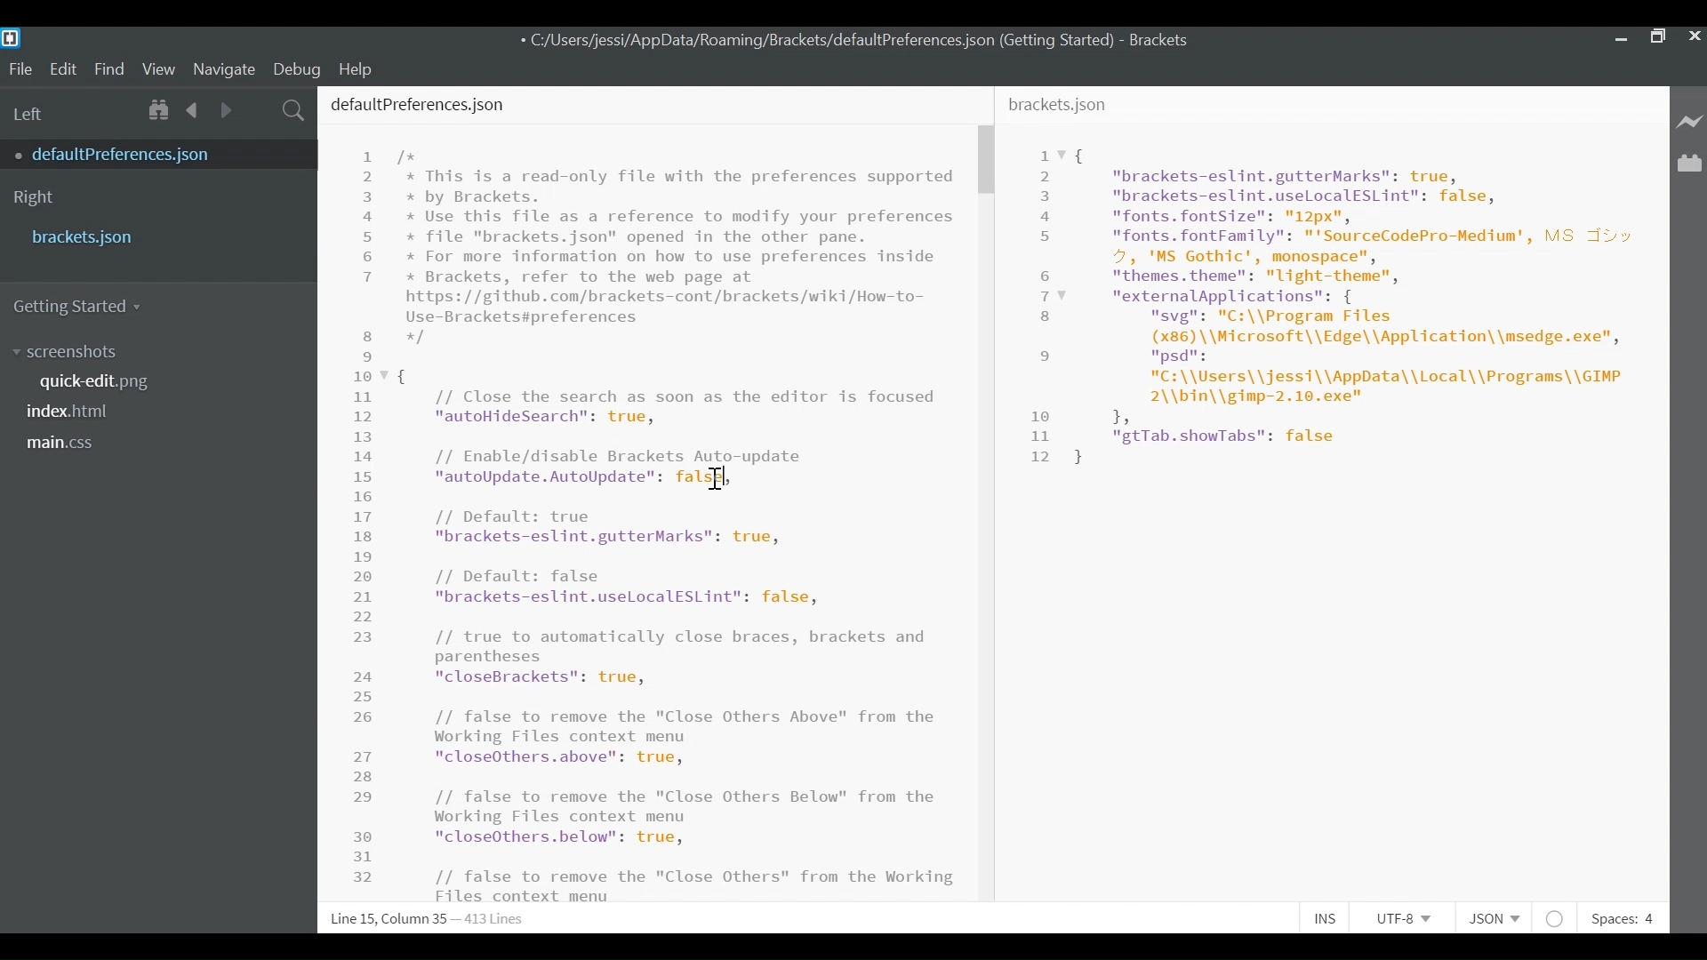 The width and height of the screenshot is (1707, 960). What do you see at coordinates (194, 109) in the screenshot?
I see `Navigate back` at bounding box center [194, 109].